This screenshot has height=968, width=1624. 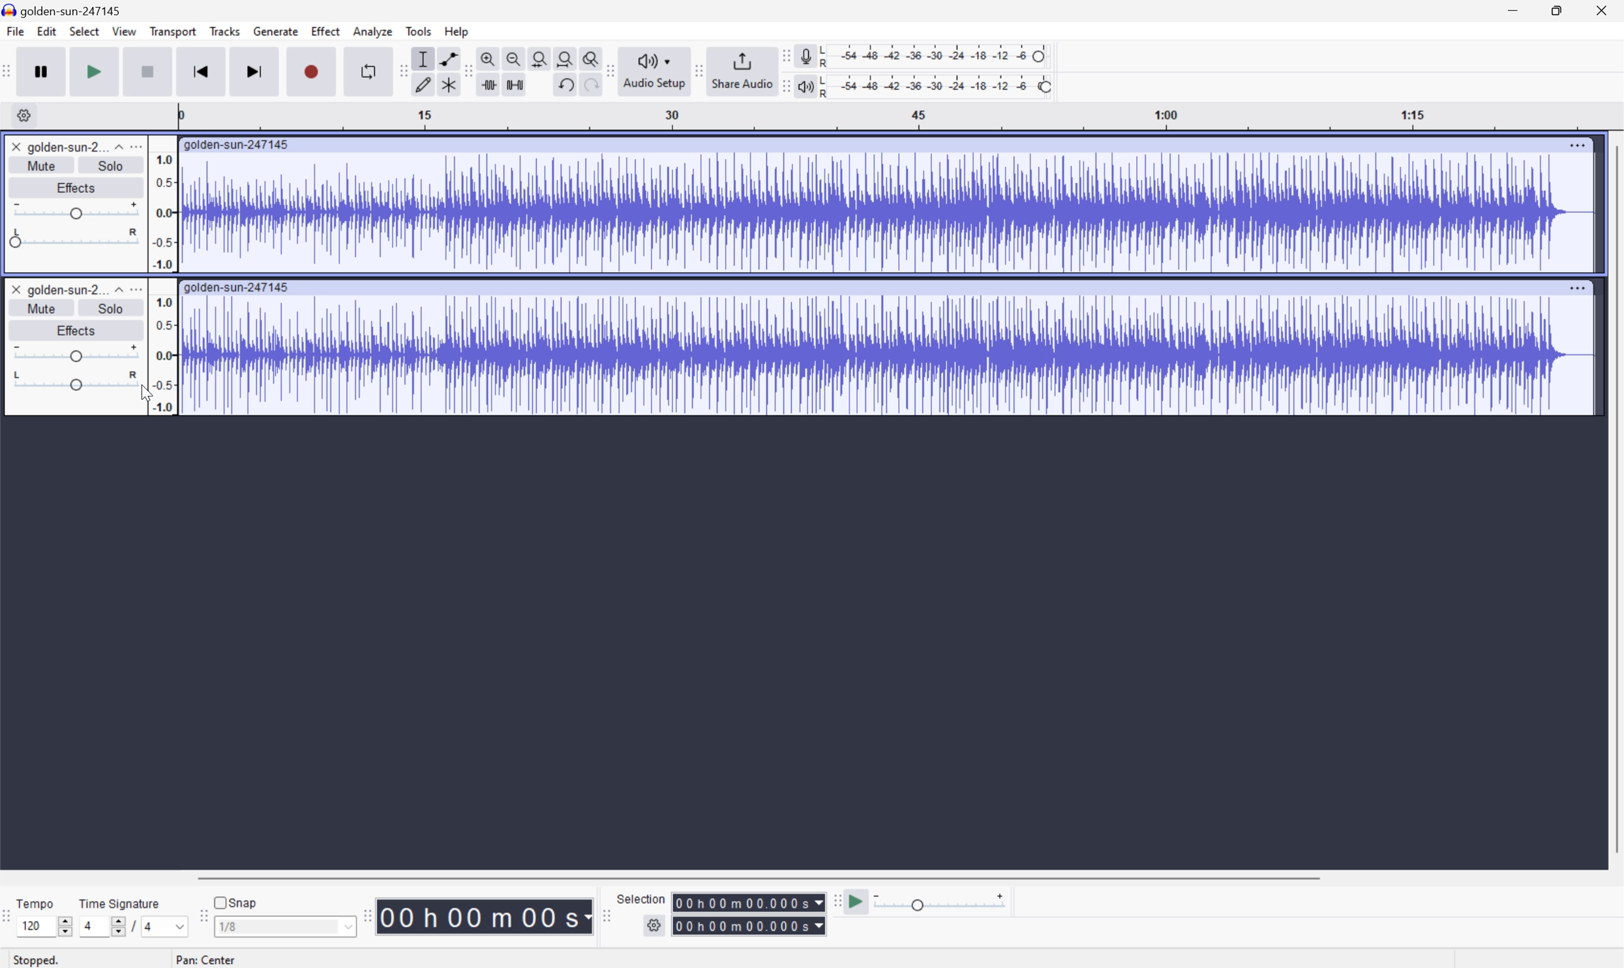 What do you see at coordinates (761, 877) in the screenshot?
I see `Scroll Bar` at bounding box center [761, 877].